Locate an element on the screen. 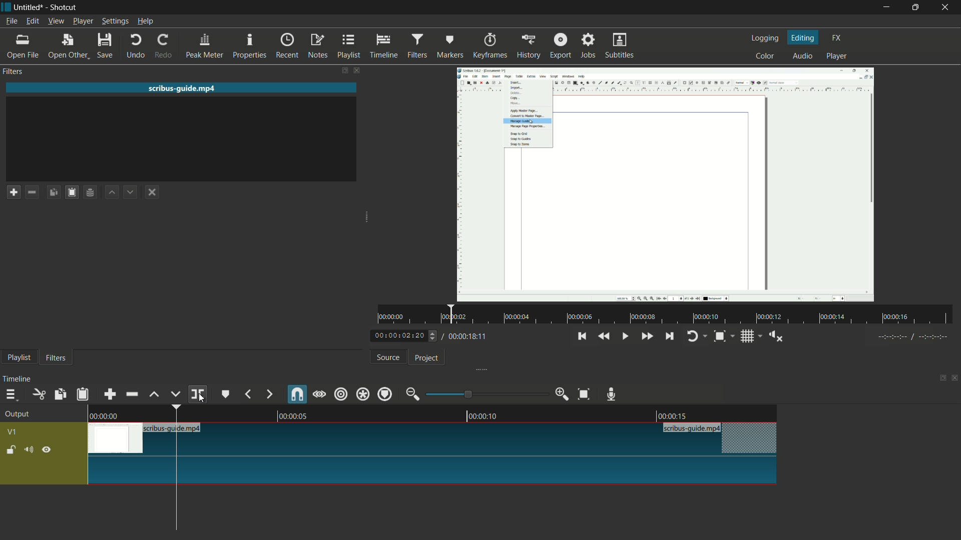 This screenshot has width=961, height=540. edit menu is located at coordinates (32, 21).